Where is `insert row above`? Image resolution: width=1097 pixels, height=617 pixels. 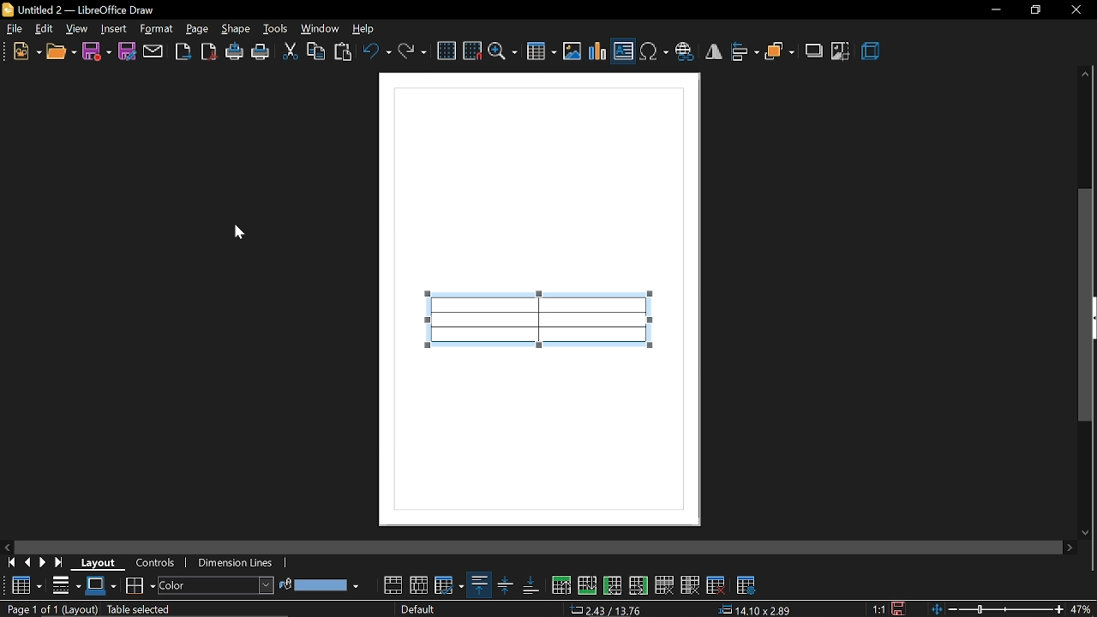 insert row above is located at coordinates (587, 585).